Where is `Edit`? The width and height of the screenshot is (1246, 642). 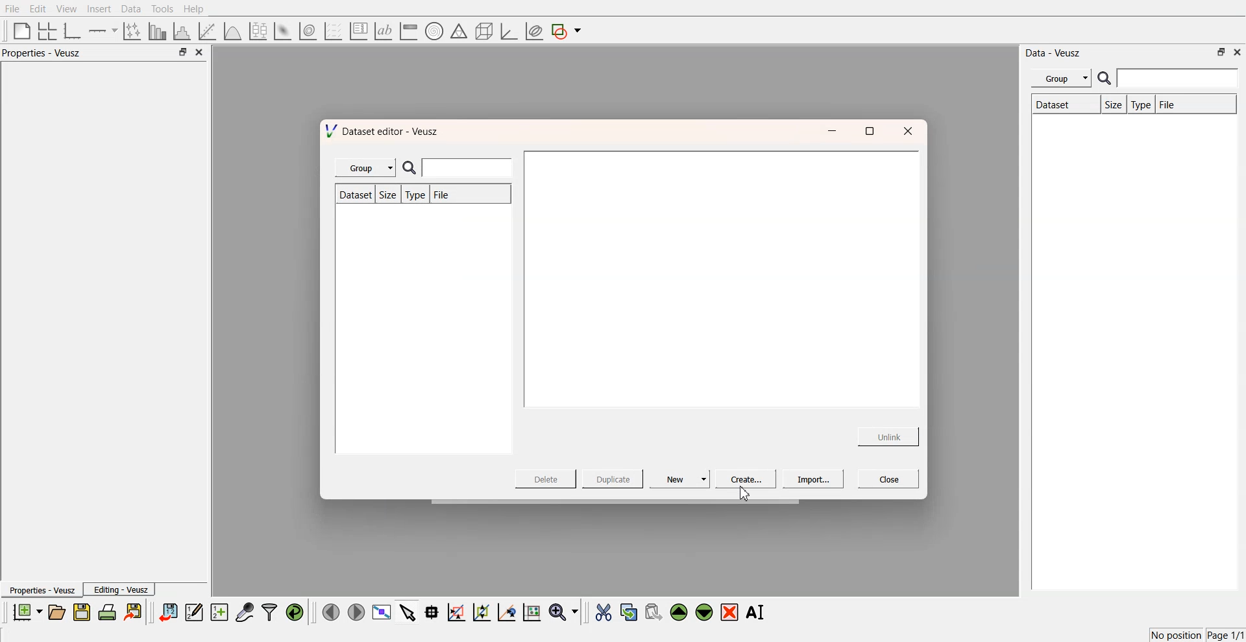 Edit is located at coordinates (38, 8).